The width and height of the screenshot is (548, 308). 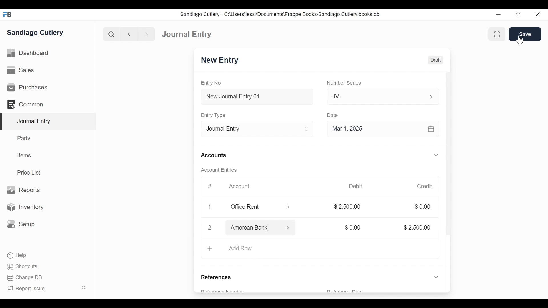 What do you see at coordinates (357, 186) in the screenshot?
I see `Debit` at bounding box center [357, 186].